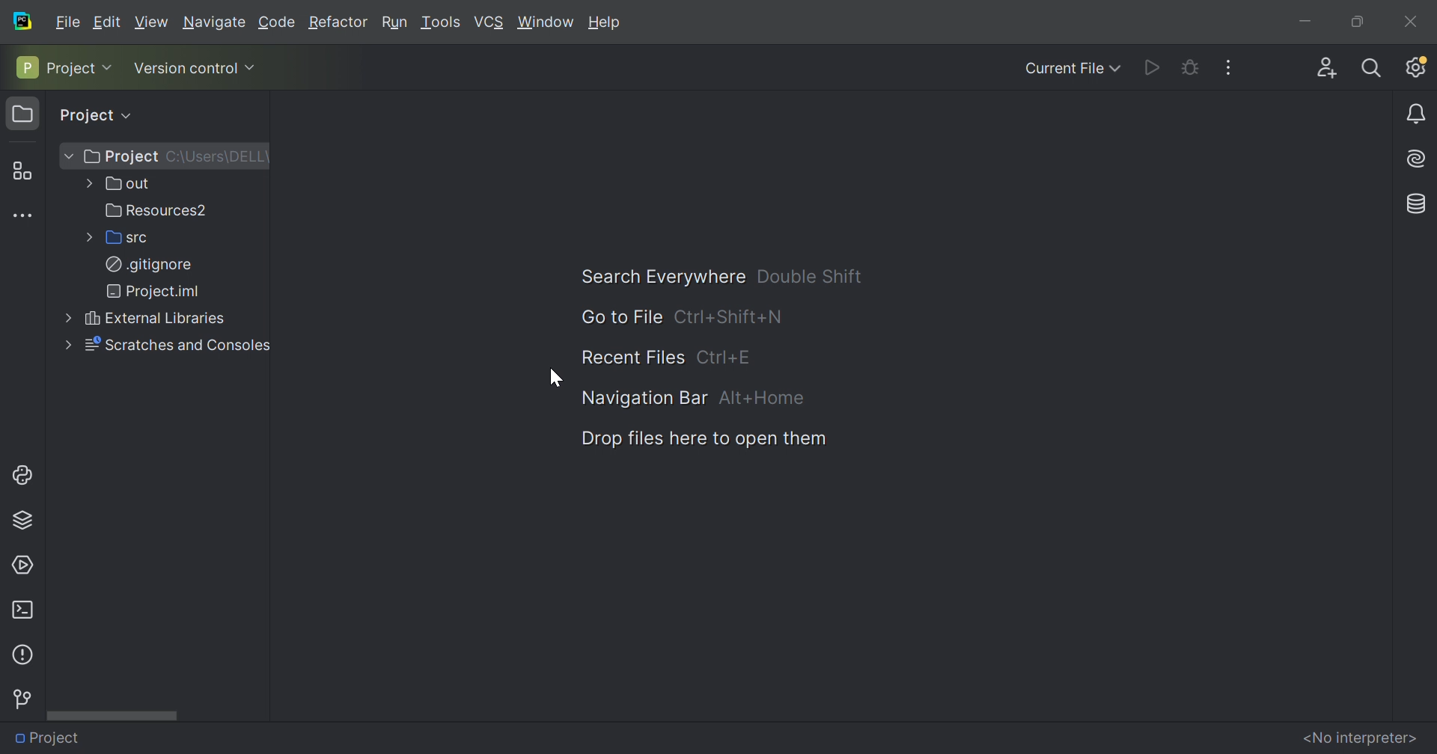 The image size is (1437, 754). What do you see at coordinates (1416, 67) in the screenshot?
I see `Updates available. IDE and project settings` at bounding box center [1416, 67].